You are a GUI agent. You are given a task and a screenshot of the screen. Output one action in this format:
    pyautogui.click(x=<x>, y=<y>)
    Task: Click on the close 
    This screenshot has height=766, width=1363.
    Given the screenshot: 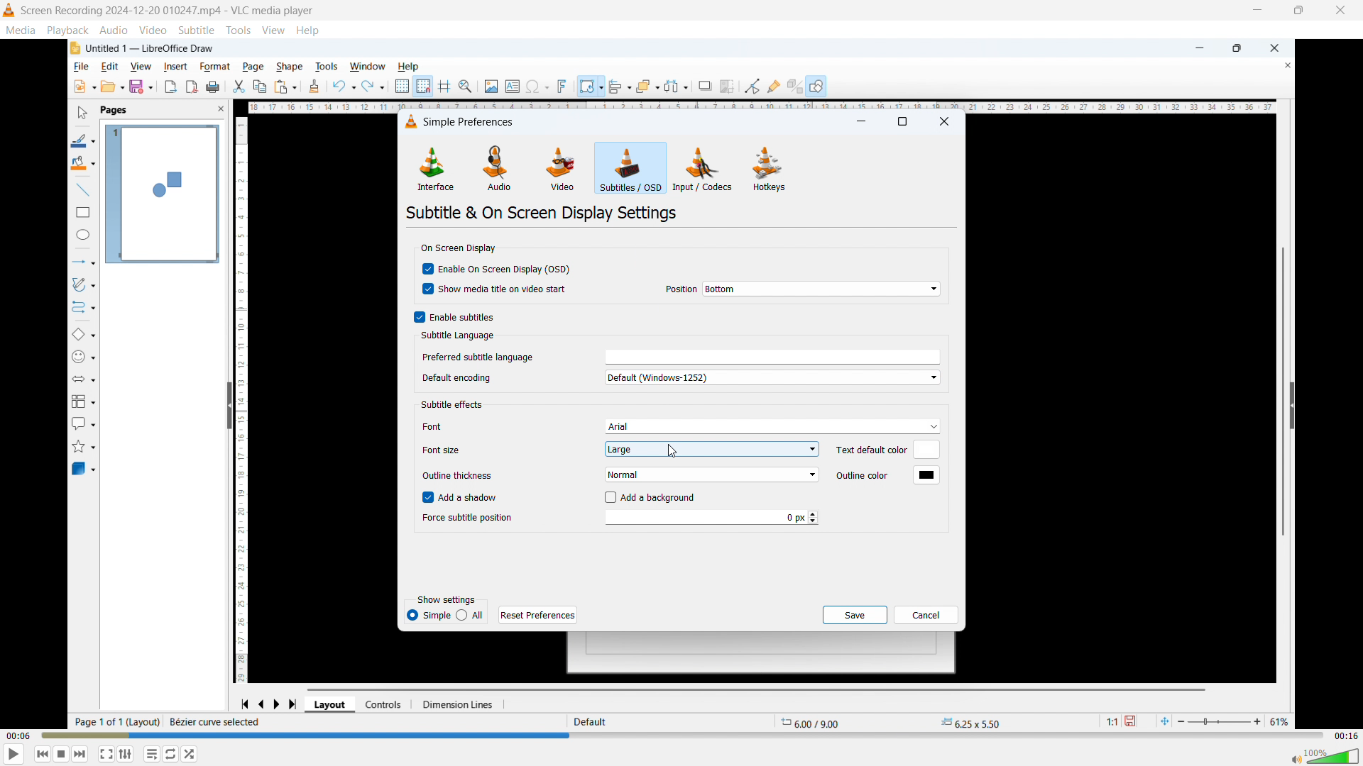 What is the action you would take?
    pyautogui.click(x=1340, y=11)
    